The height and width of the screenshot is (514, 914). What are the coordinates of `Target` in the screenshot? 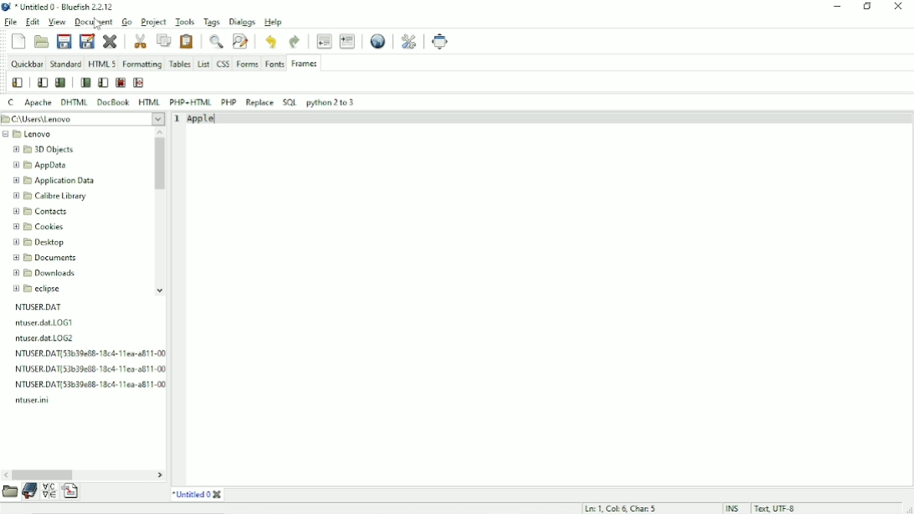 It's located at (141, 83).